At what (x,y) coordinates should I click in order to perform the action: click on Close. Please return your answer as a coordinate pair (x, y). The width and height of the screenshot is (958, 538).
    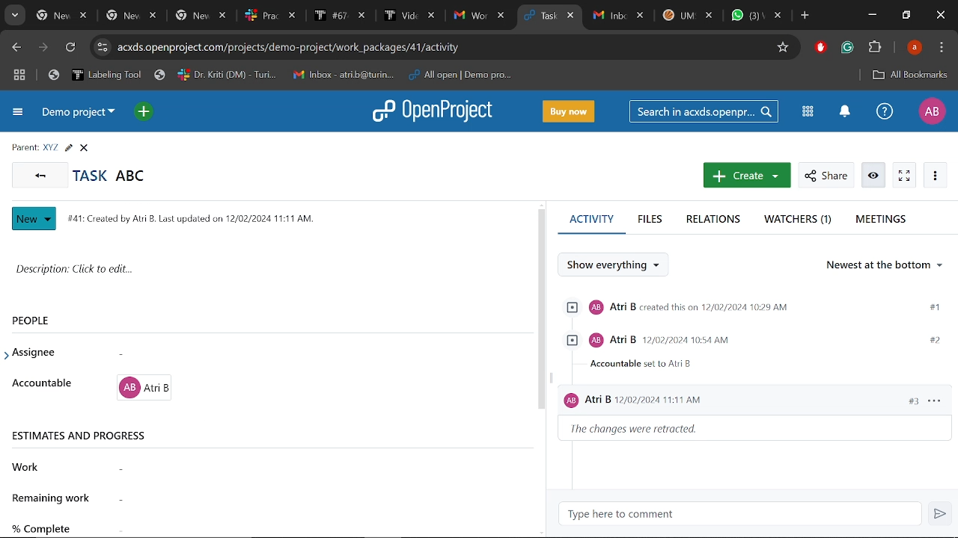
    Looking at the image, I should click on (939, 15).